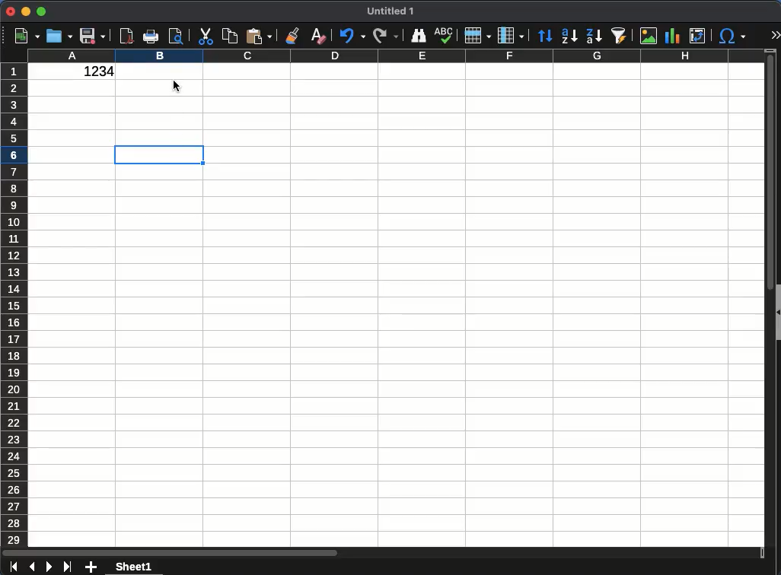 Image resolution: width=781 pixels, height=575 pixels. What do you see at coordinates (395, 57) in the screenshot?
I see `columns` at bounding box center [395, 57].